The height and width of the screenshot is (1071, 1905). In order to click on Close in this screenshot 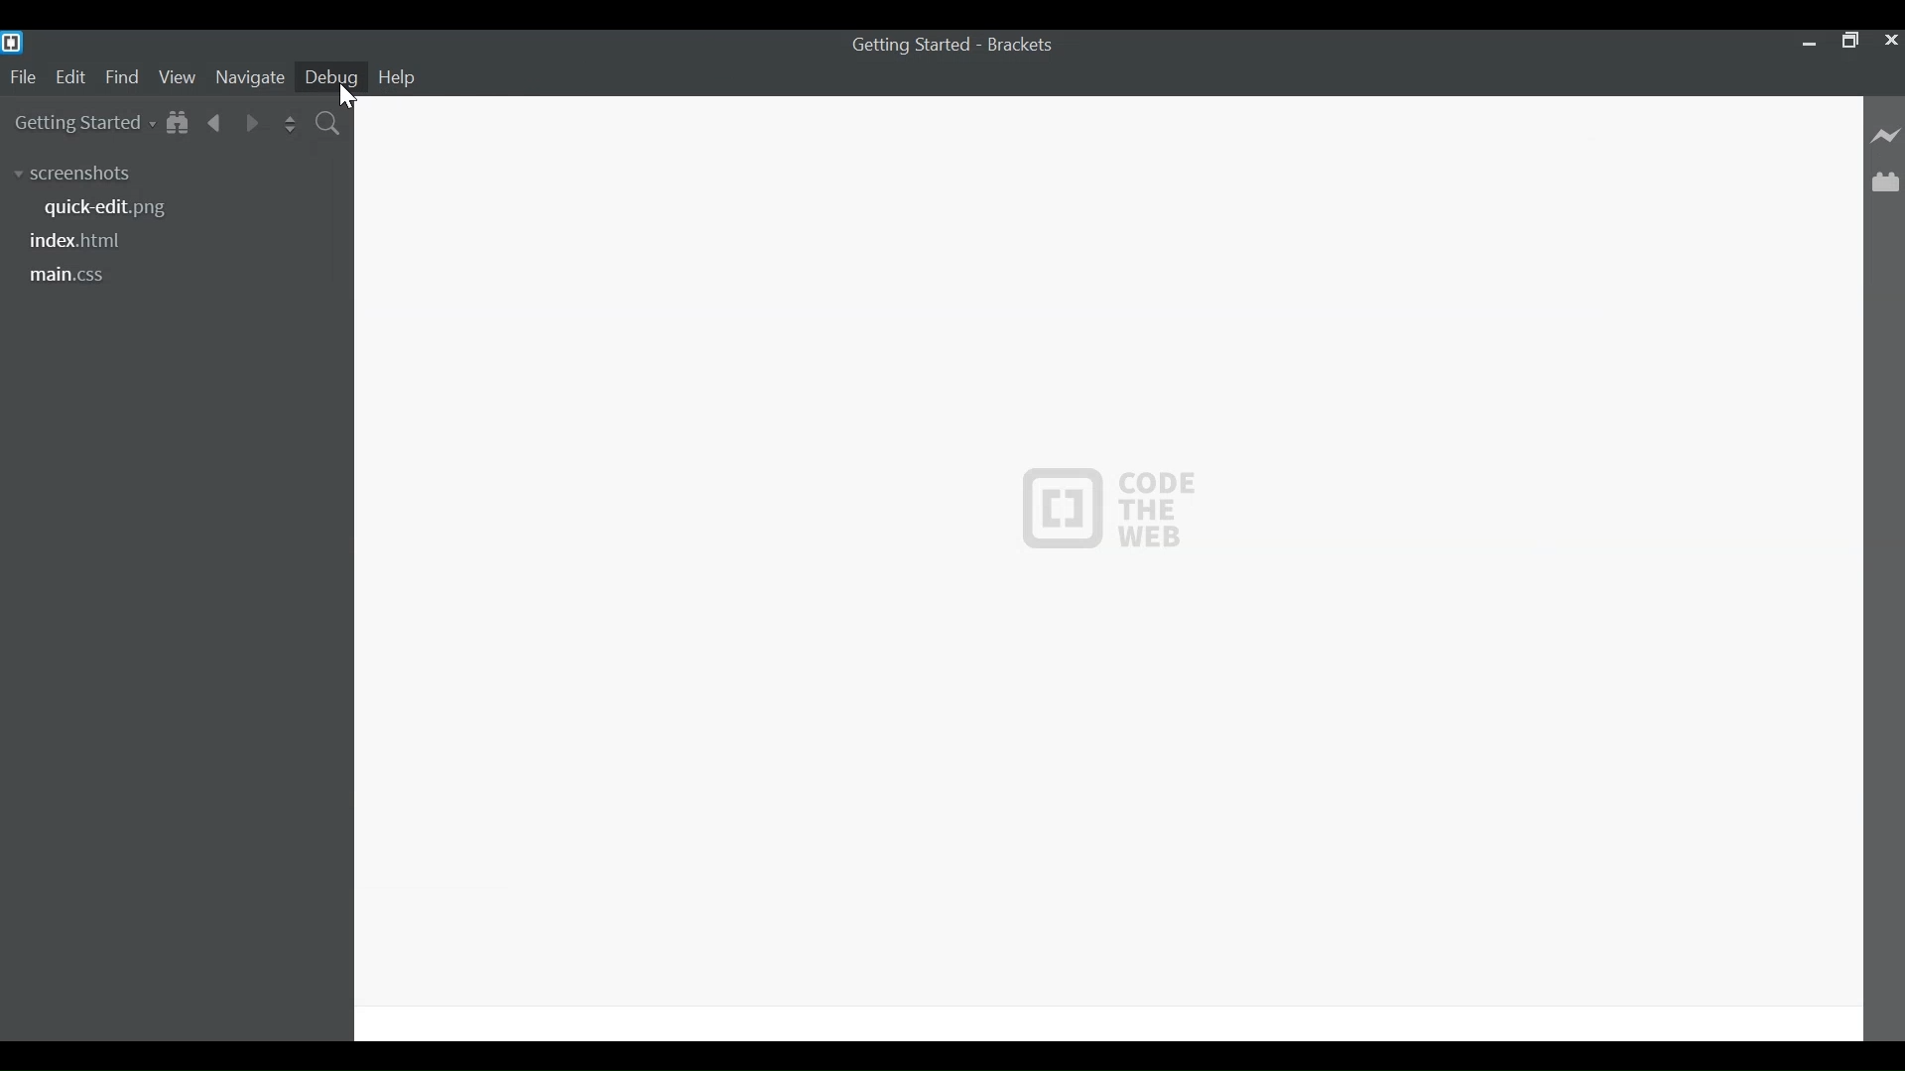, I will do `click(1891, 43)`.